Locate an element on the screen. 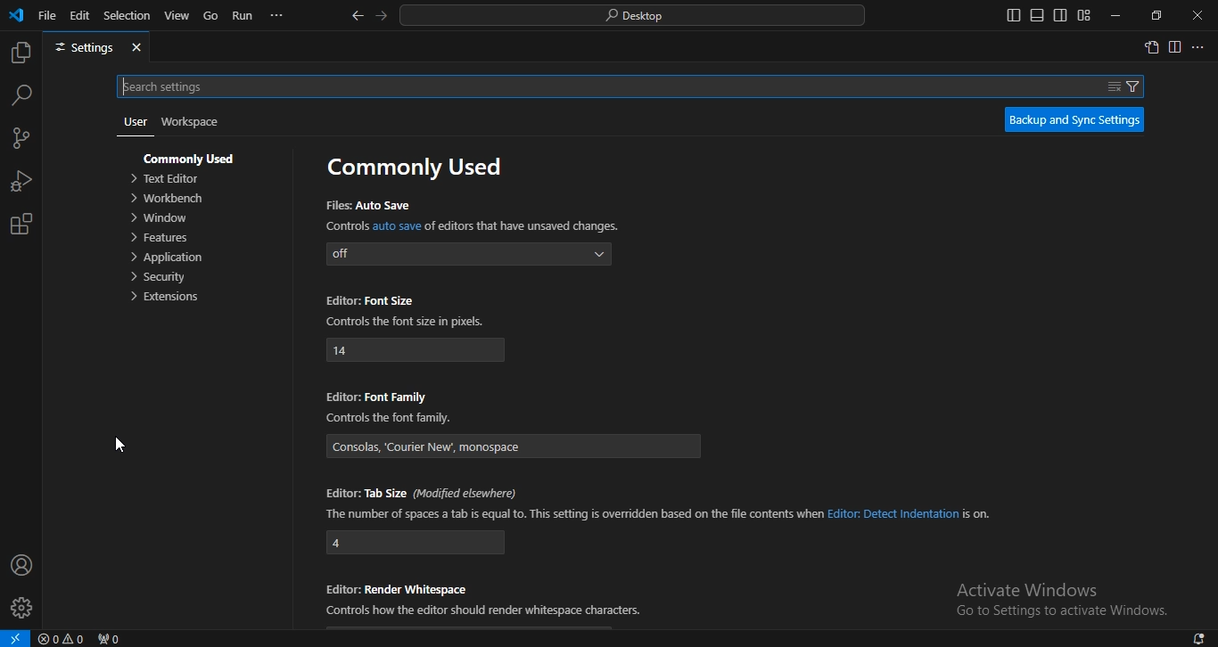  more actions is located at coordinates (1200, 47).